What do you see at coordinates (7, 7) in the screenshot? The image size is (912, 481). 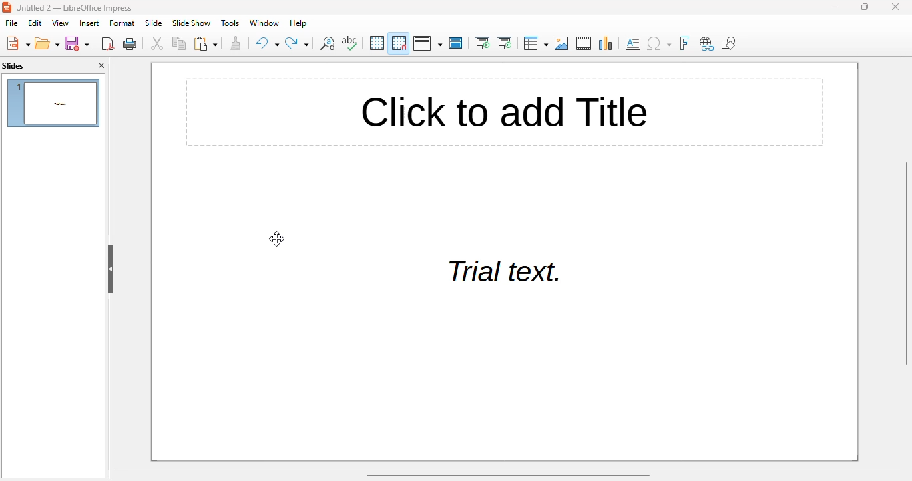 I see `logo` at bounding box center [7, 7].